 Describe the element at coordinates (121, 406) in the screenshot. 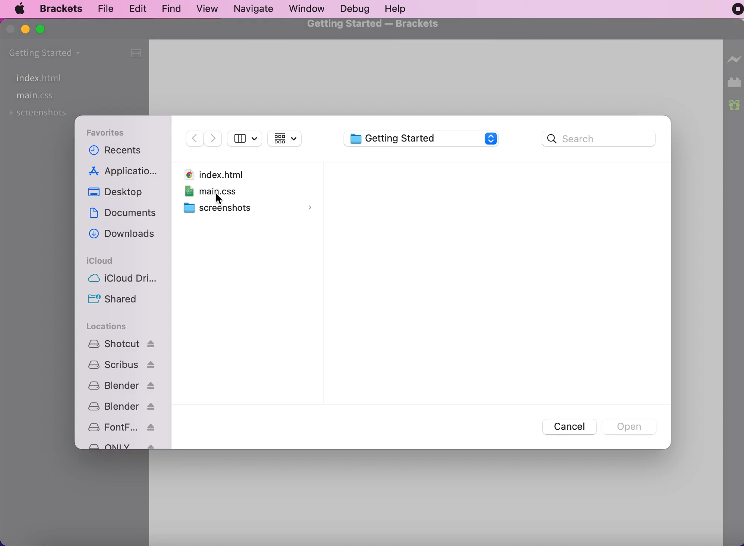

I see `blender` at that location.